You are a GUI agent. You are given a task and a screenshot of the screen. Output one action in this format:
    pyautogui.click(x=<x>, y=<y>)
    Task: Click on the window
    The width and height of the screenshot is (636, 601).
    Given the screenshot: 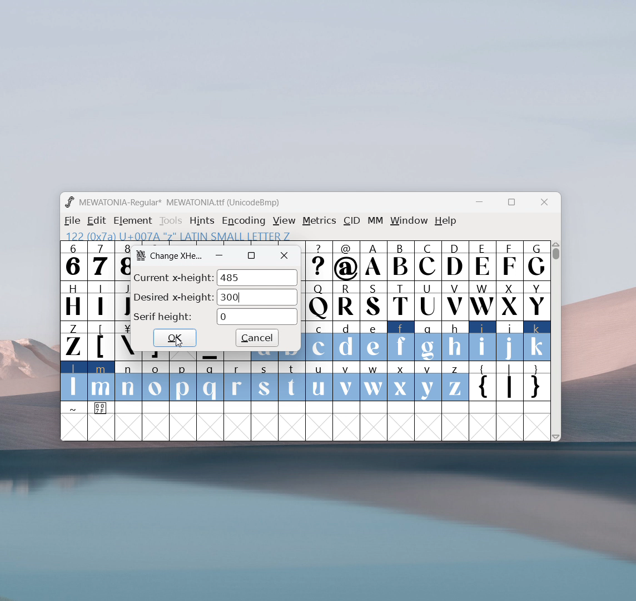 What is the action you would take?
    pyautogui.click(x=409, y=221)
    